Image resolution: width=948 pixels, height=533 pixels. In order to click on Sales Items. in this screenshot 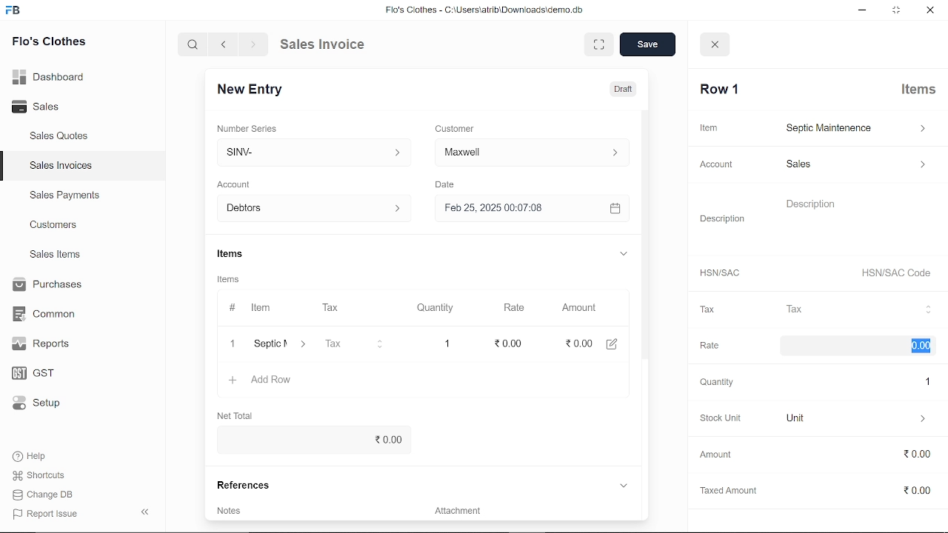, I will do `click(56, 255)`.